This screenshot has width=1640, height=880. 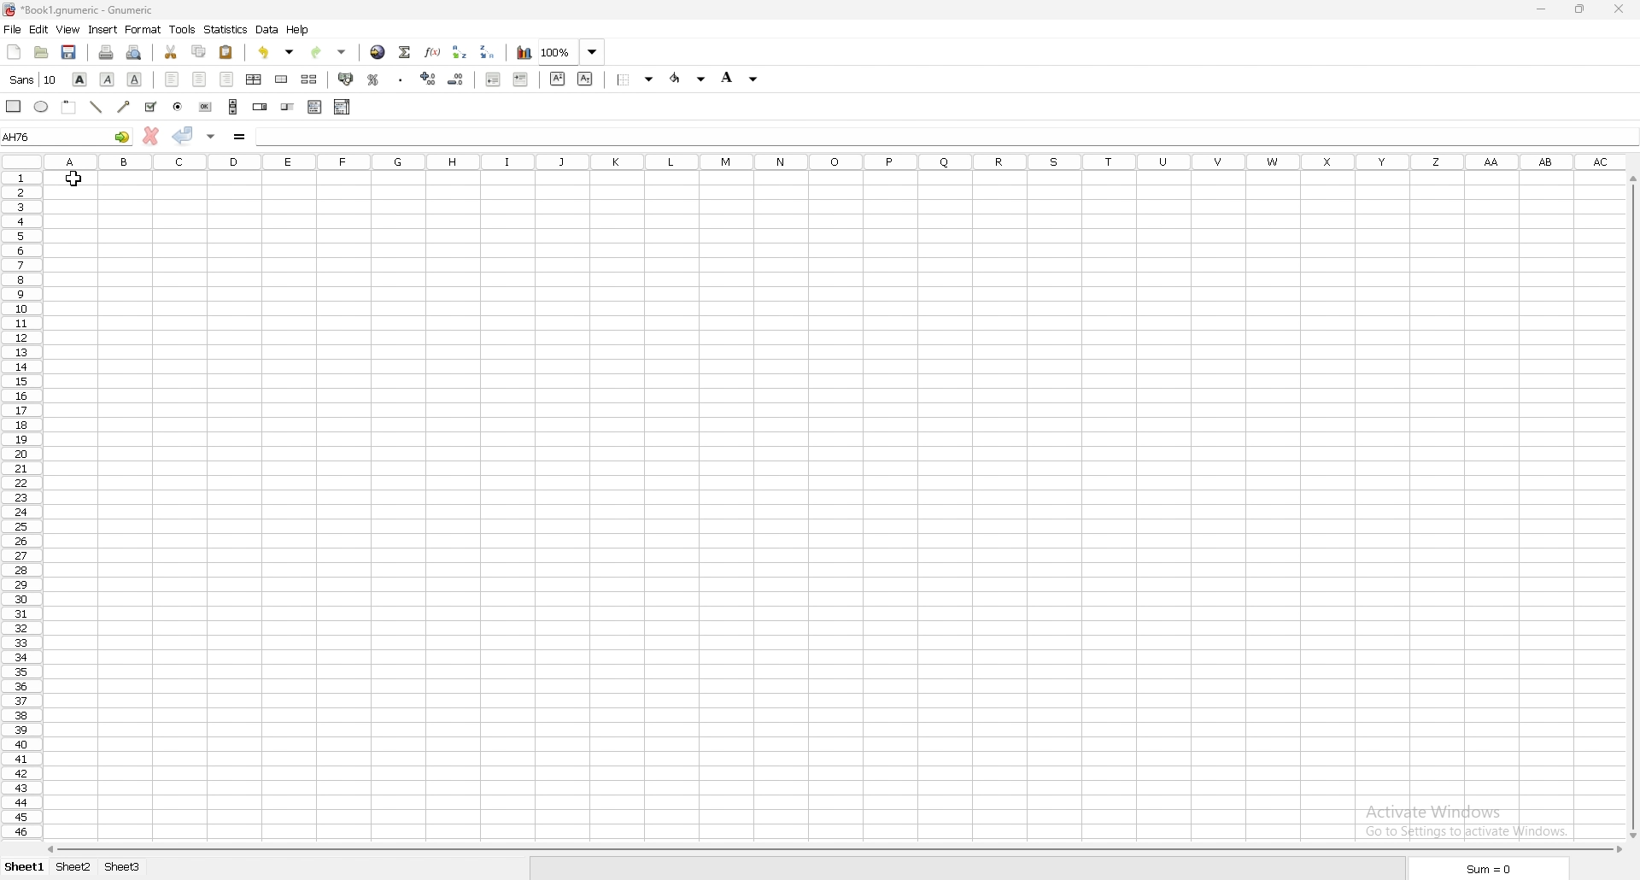 I want to click on statistics, so click(x=227, y=29).